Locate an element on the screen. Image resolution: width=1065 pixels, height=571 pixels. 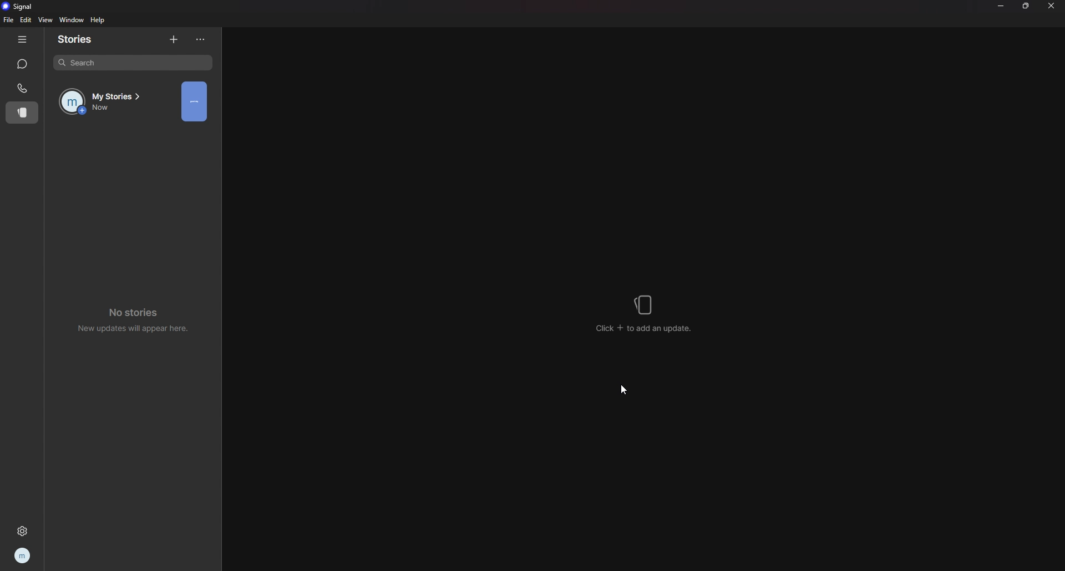
story is located at coordinates (195, 102).